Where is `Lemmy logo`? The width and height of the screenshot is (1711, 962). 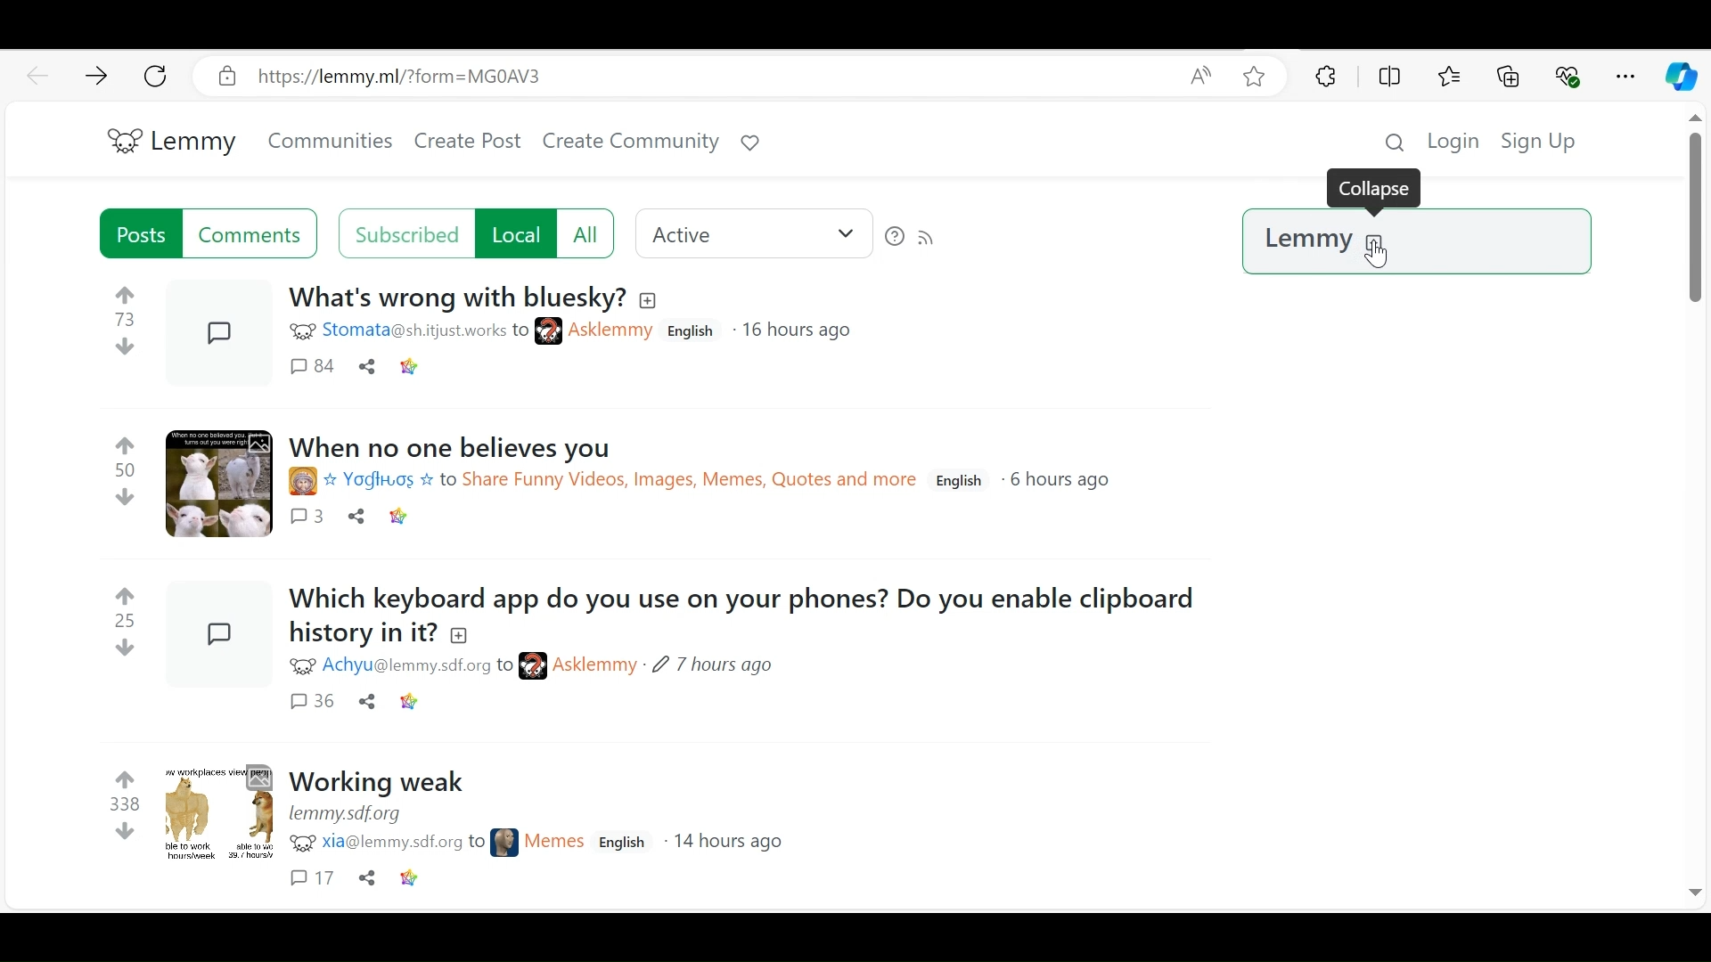
Lemmy logo is located at coordinates (111, 139).